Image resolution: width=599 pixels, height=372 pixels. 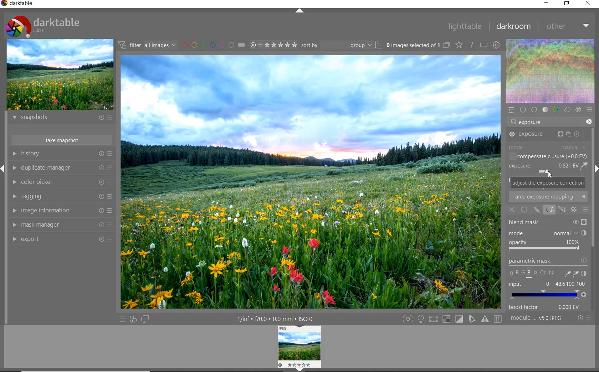 I want to click on correct, so click(x=567, y=110).